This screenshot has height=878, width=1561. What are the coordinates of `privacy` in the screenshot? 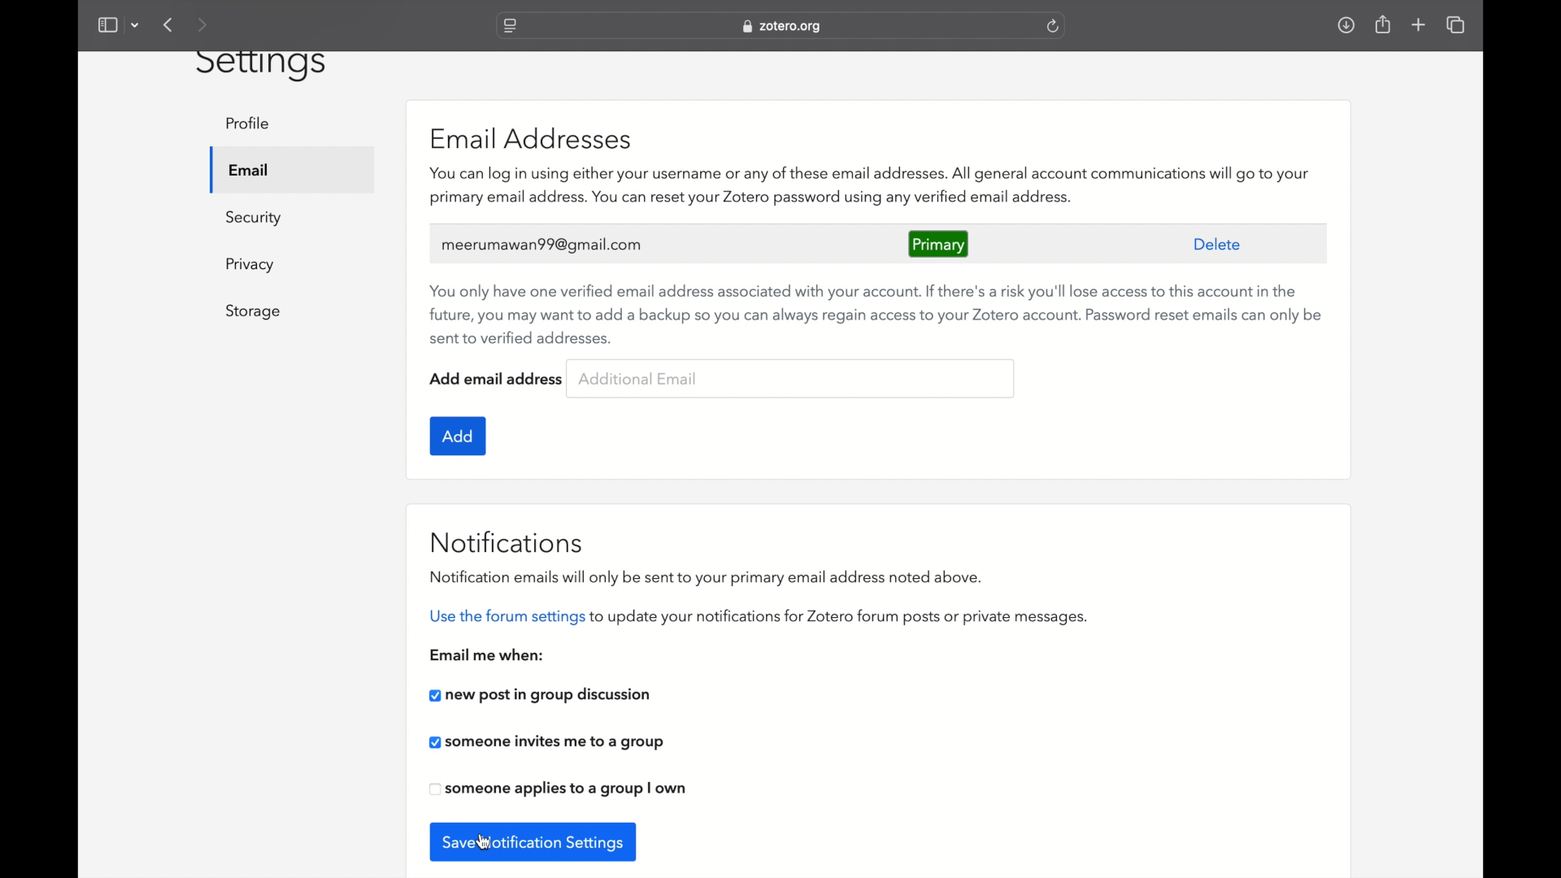 It's located at (250, 265).